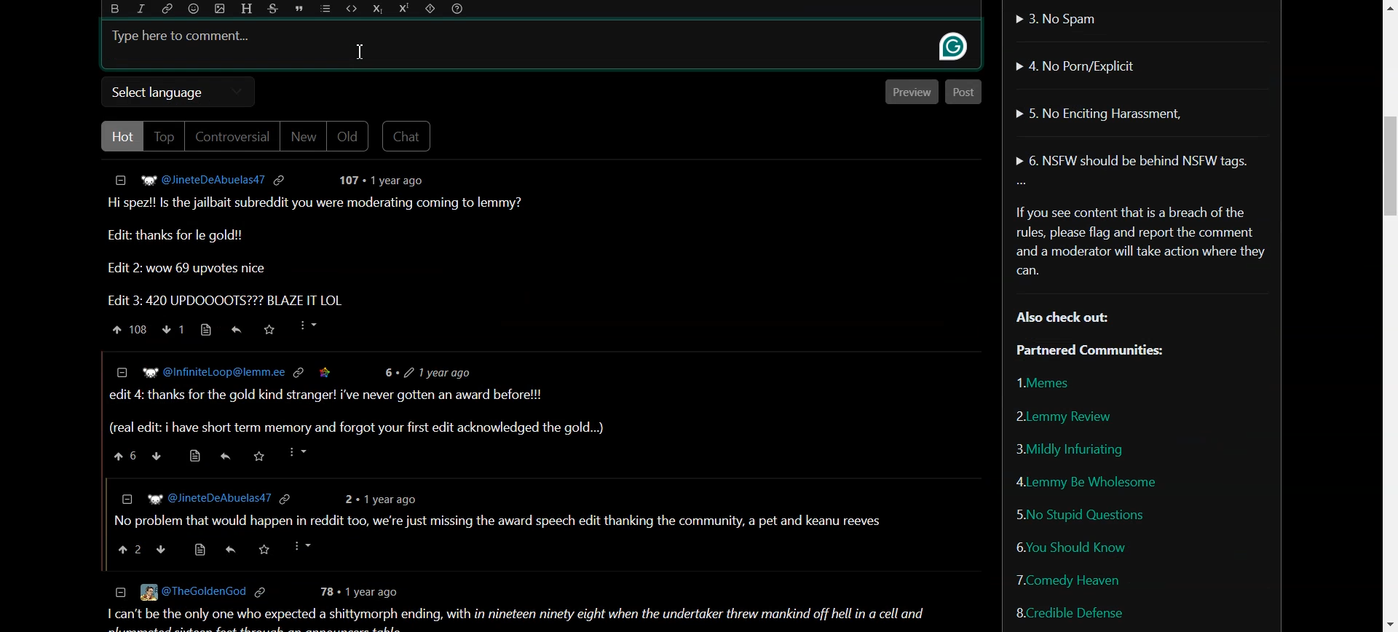 This screenshot has width=1398, height=632. What do you see at coordinates (406, 137) in the screenshot?
I see `Chat` at bounding box center [406, 137].